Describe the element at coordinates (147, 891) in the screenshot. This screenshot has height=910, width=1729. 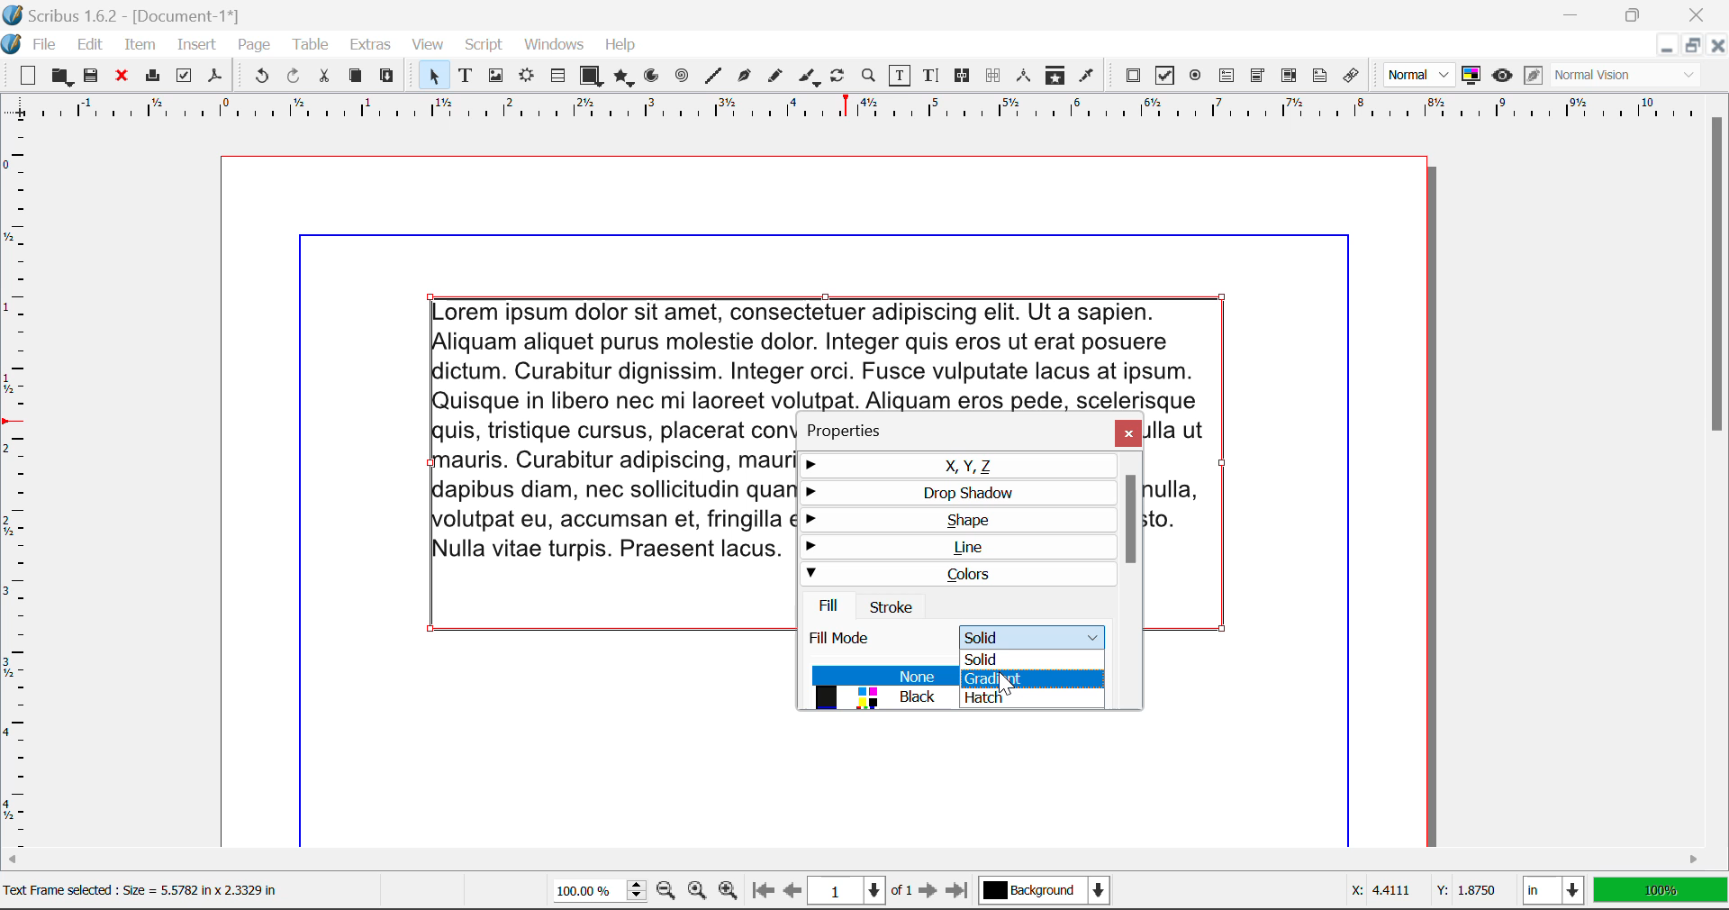
I see `Text Frame selected : Size = 5.5782 in x 2.3329 in` at that location.